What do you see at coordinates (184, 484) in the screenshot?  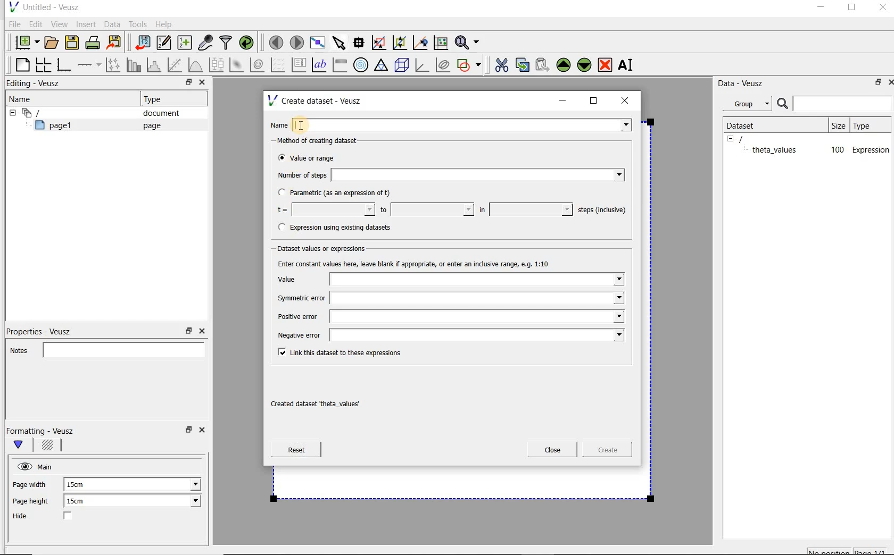 I see `Page width dropdown` at bounding box center [184, 484].